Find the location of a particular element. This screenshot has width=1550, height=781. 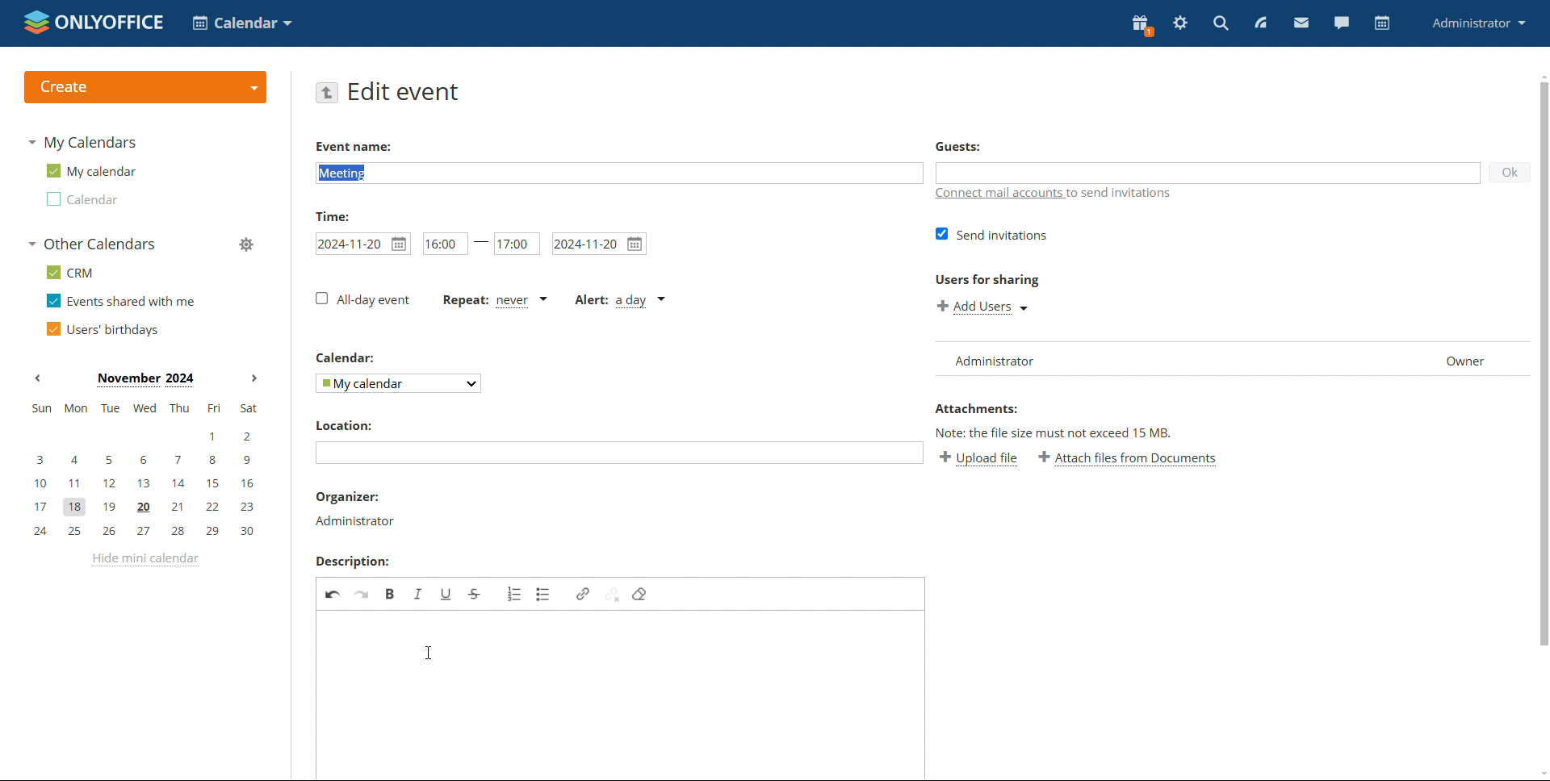

manage is located at coordinates (246, 244).